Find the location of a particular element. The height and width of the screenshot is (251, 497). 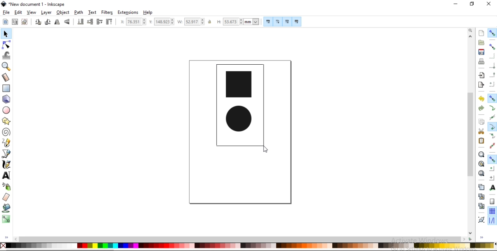

copy is located at coordinates (482, 122).